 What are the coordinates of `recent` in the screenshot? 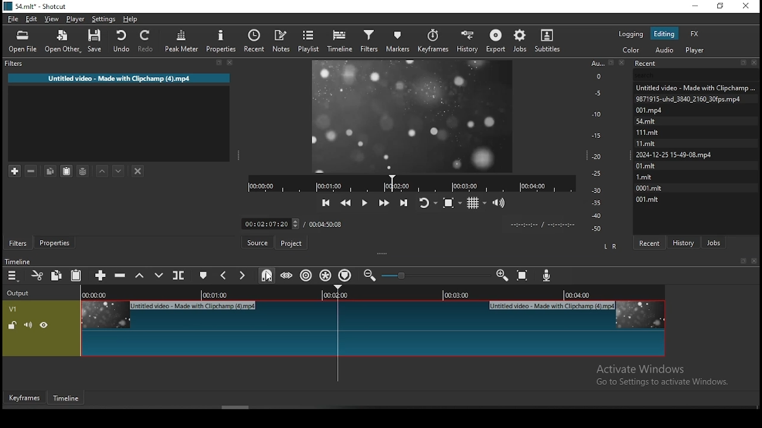 It's located at (652, 242).